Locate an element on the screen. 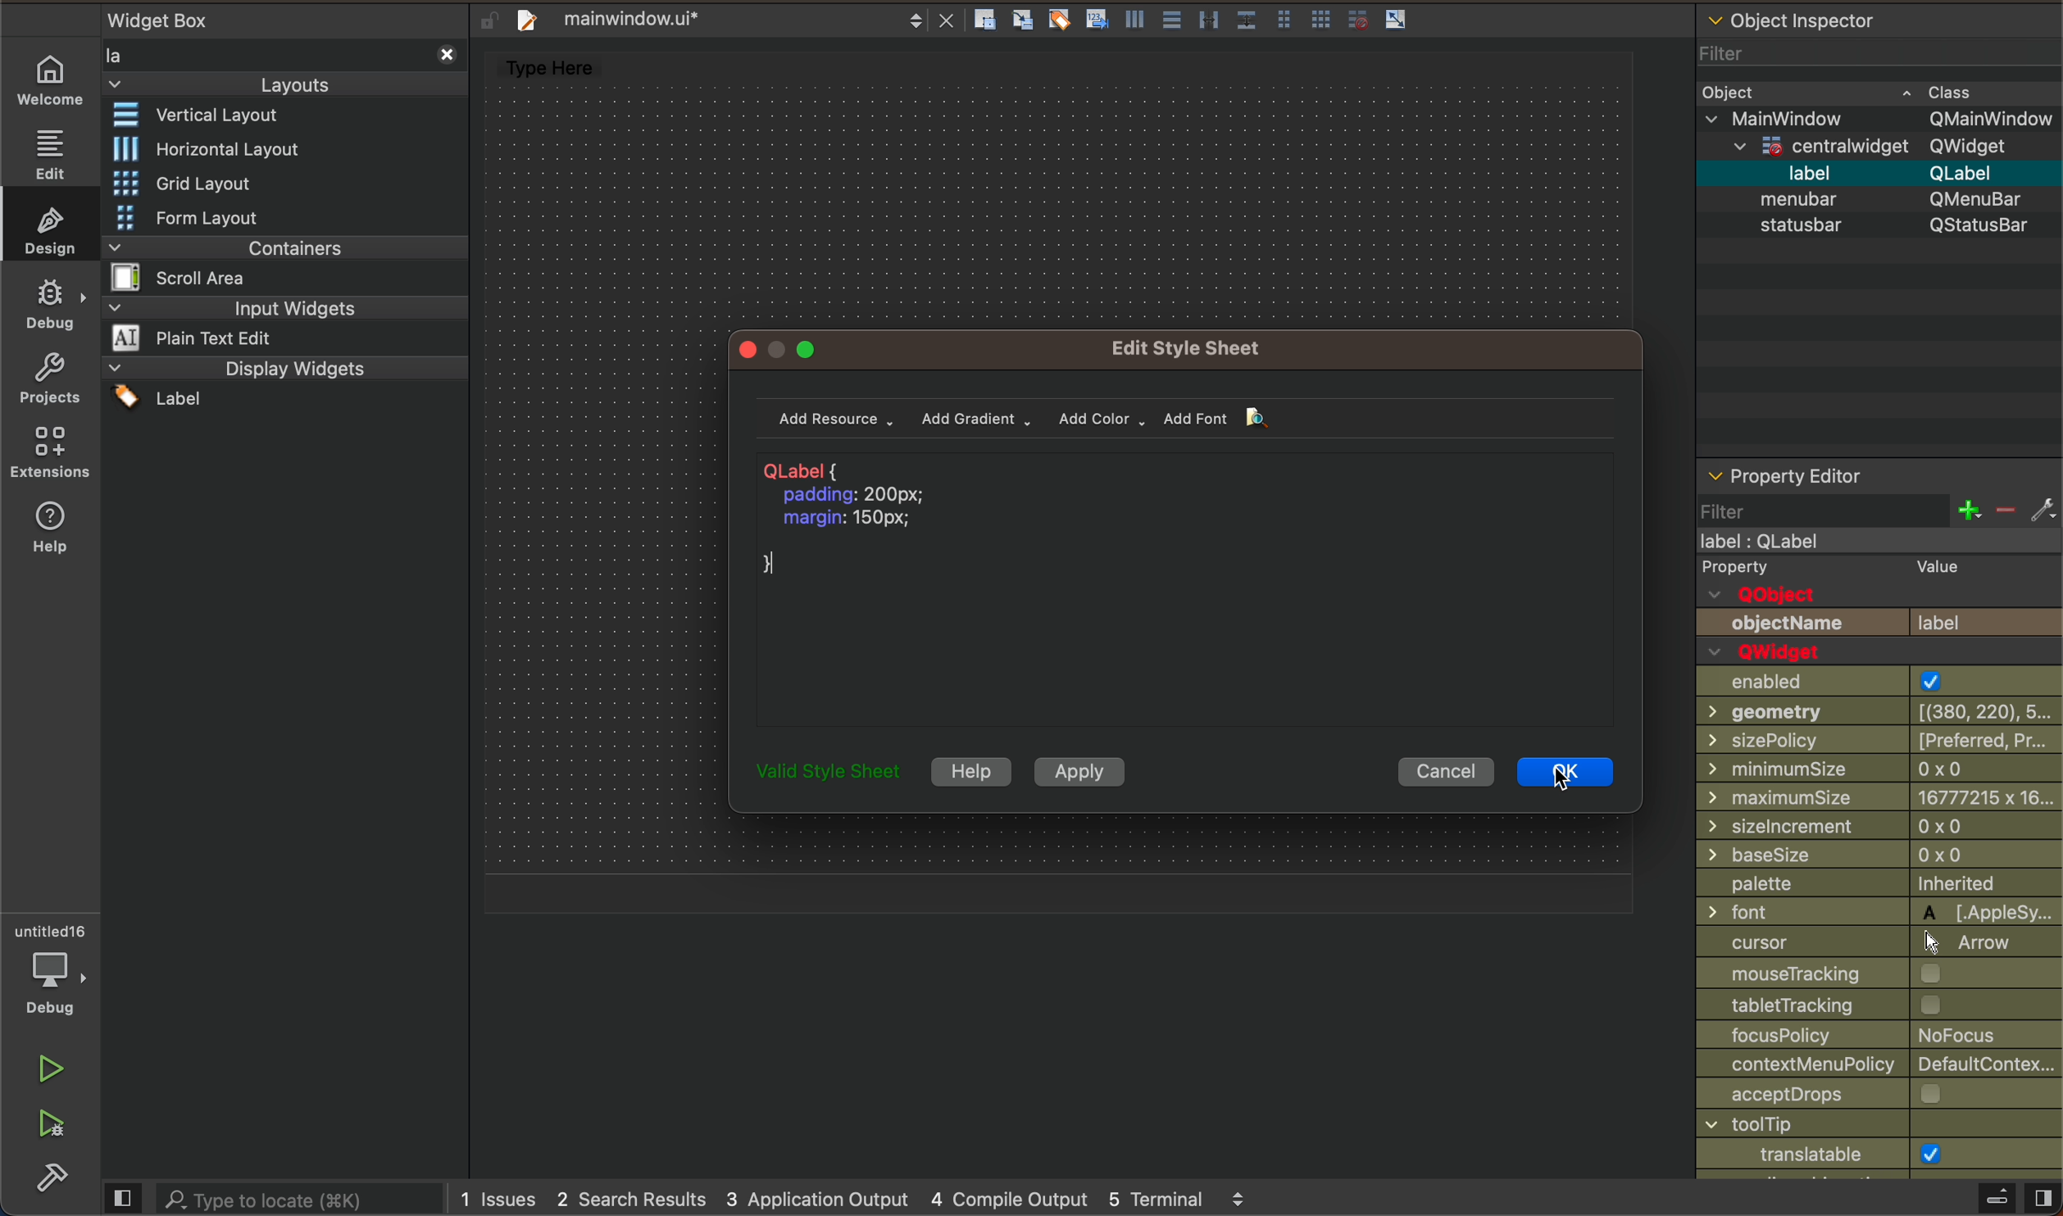  add color is located at coordinates (1106, 417).